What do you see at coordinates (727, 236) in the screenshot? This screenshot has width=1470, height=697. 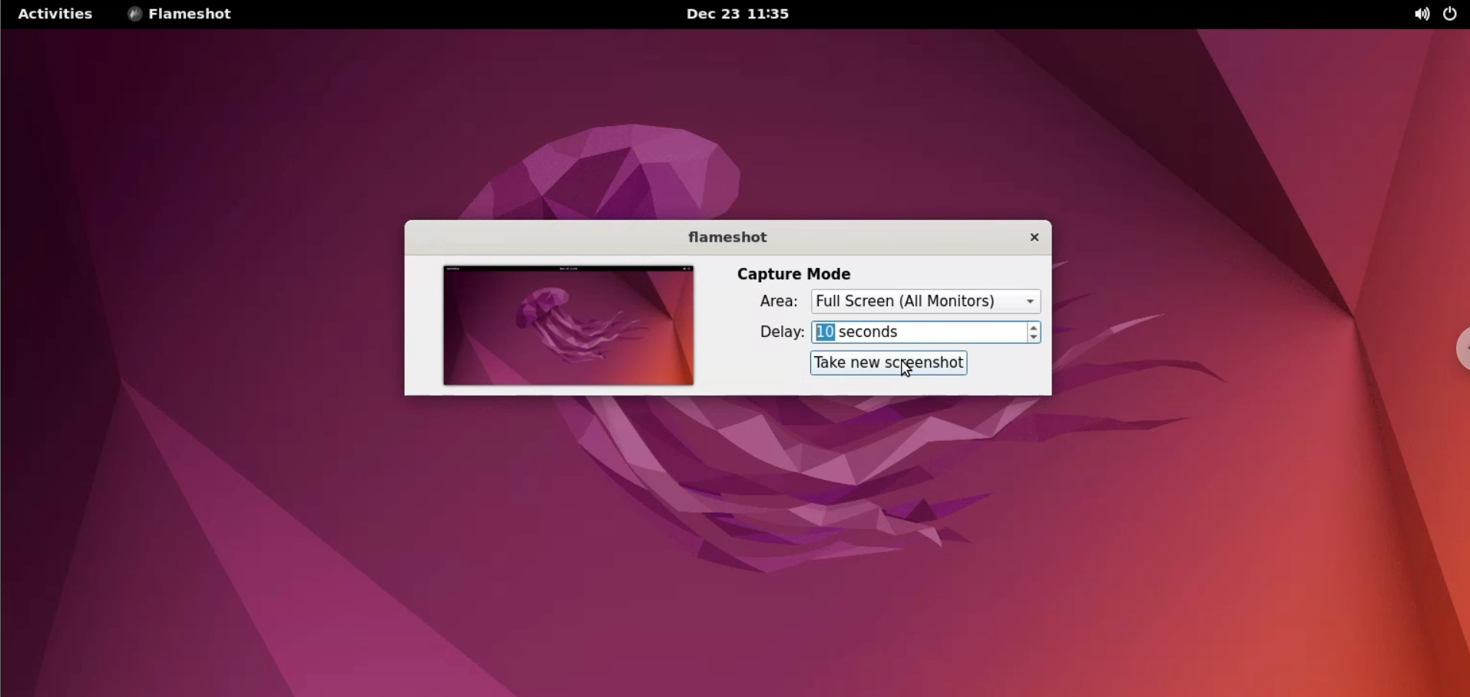 I see `flameshot` at bounding box center [727, 236].